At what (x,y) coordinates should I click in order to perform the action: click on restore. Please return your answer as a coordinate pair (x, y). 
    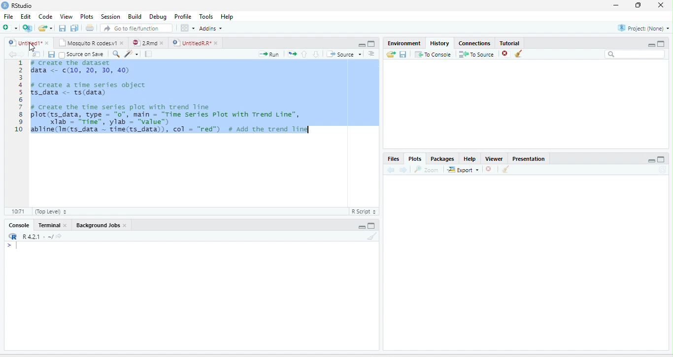
    Looking at the image, I should click on (639, 5).